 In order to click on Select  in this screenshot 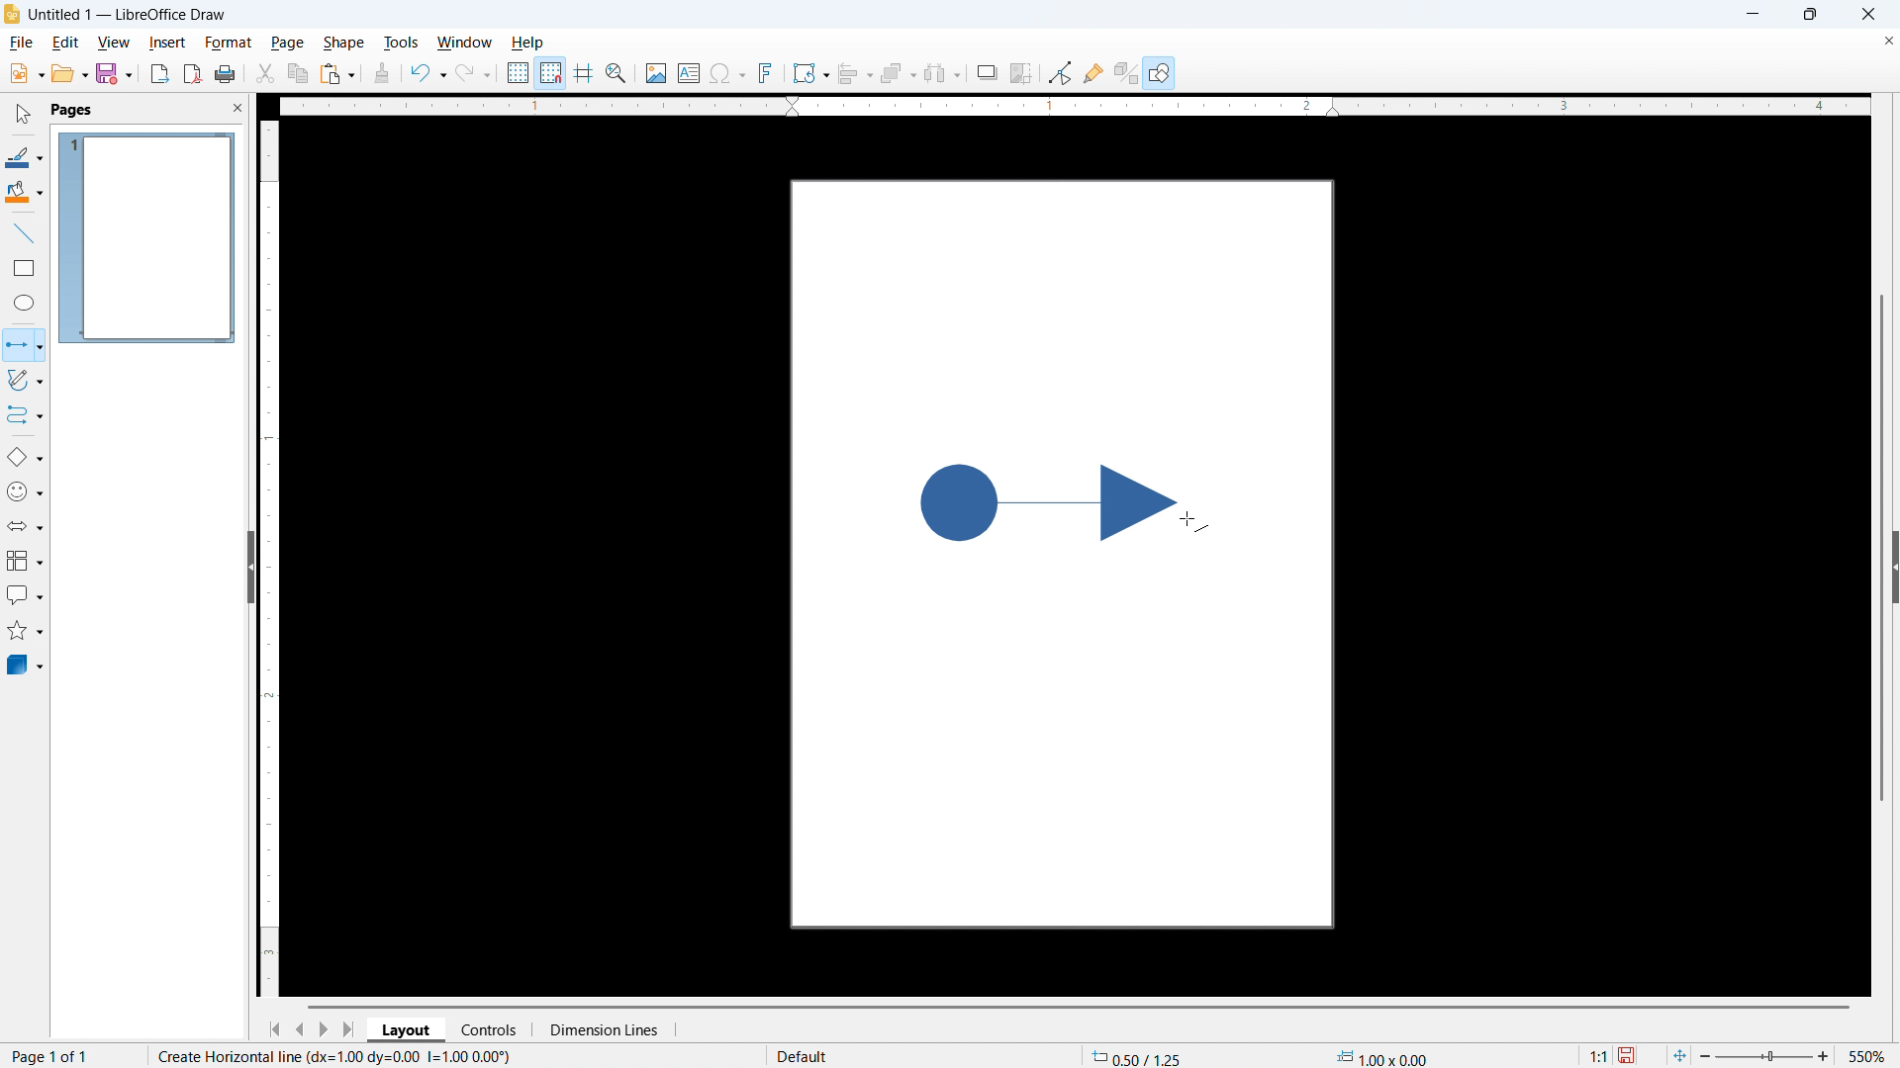, I will do `click(24, 116)`.